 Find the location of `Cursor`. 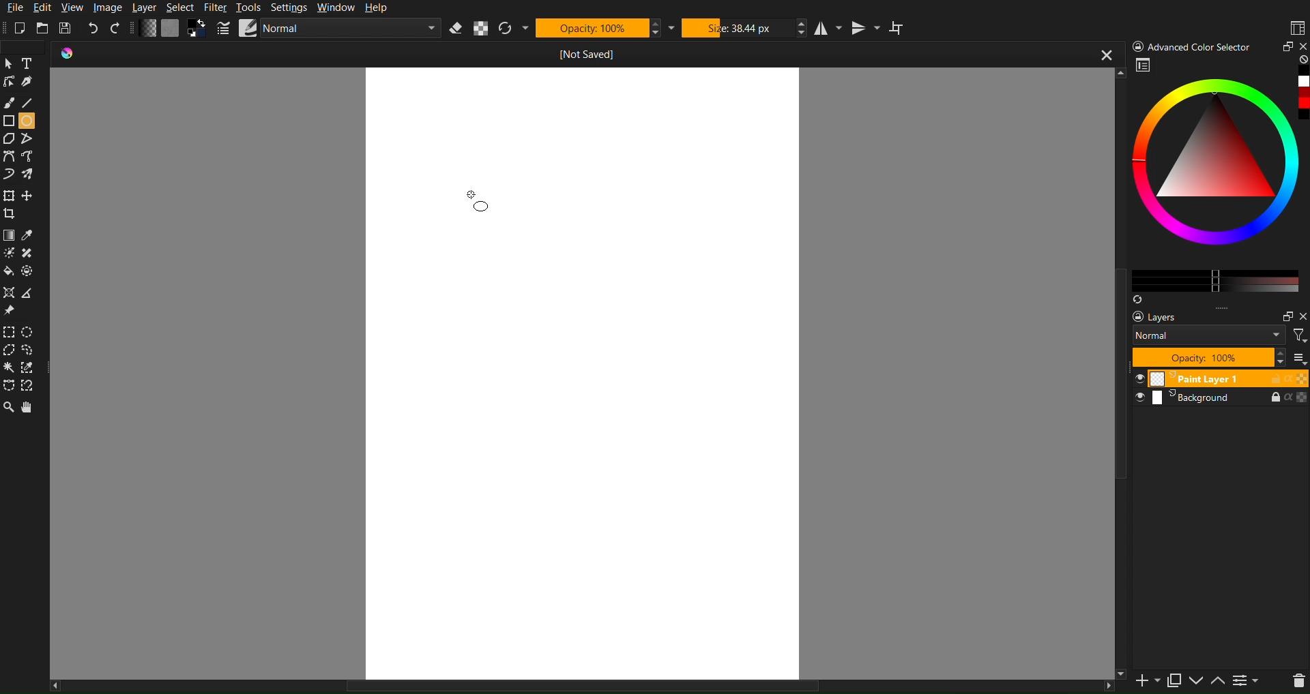

Cursor is located at coordinates (472, 199).